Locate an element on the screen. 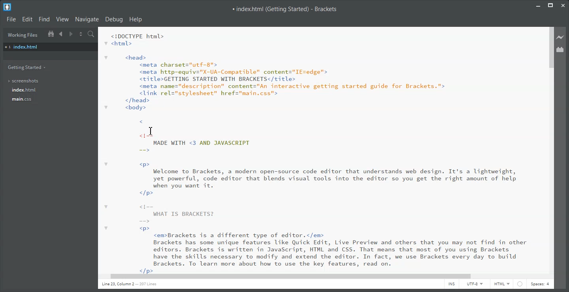 The height and width of the screenshot is (292, 569). Navigate Backwards is located at coordinates (61, 34).